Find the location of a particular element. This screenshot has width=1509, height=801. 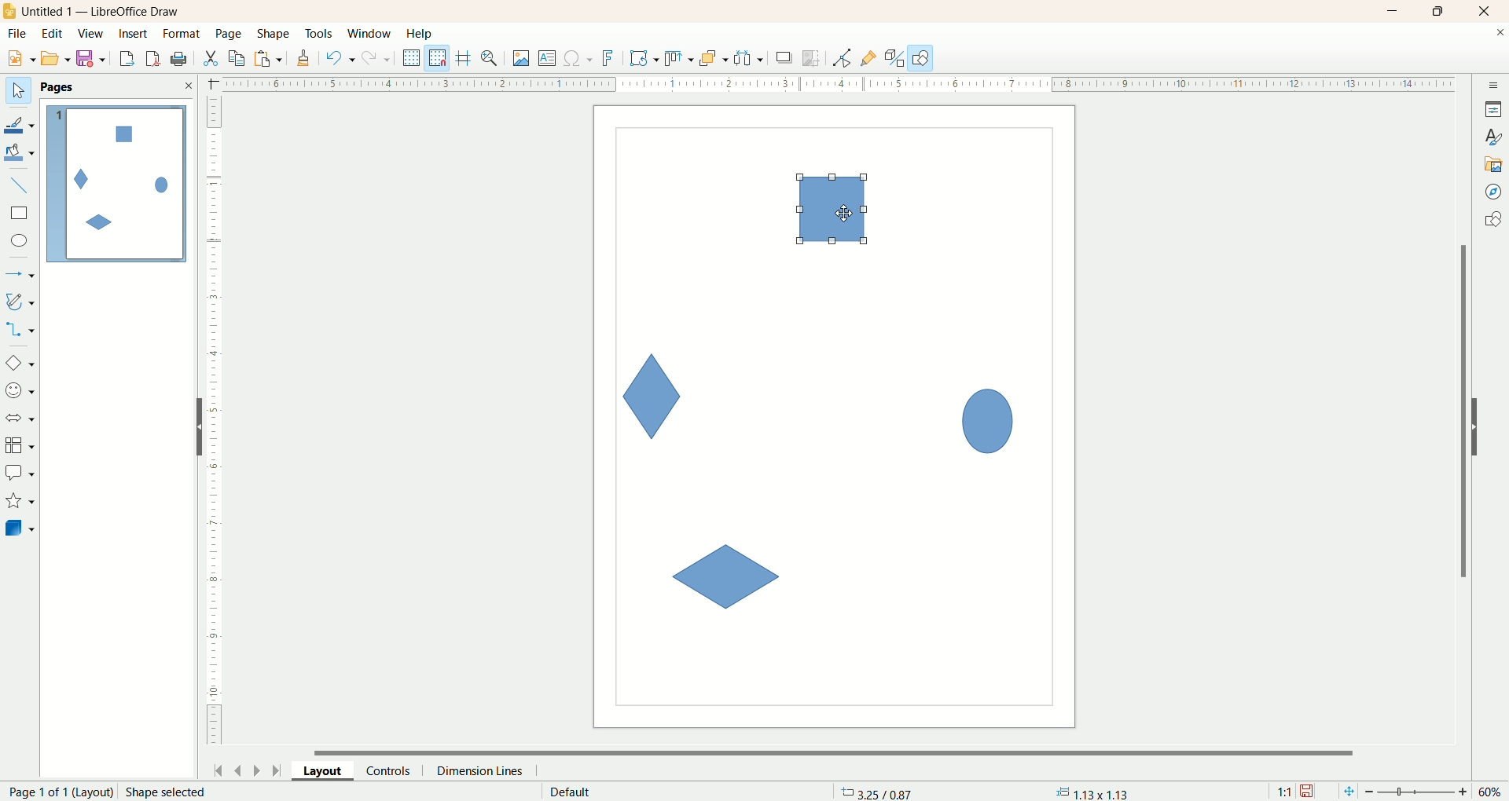

navigator is located at coordinates (1494, 192).